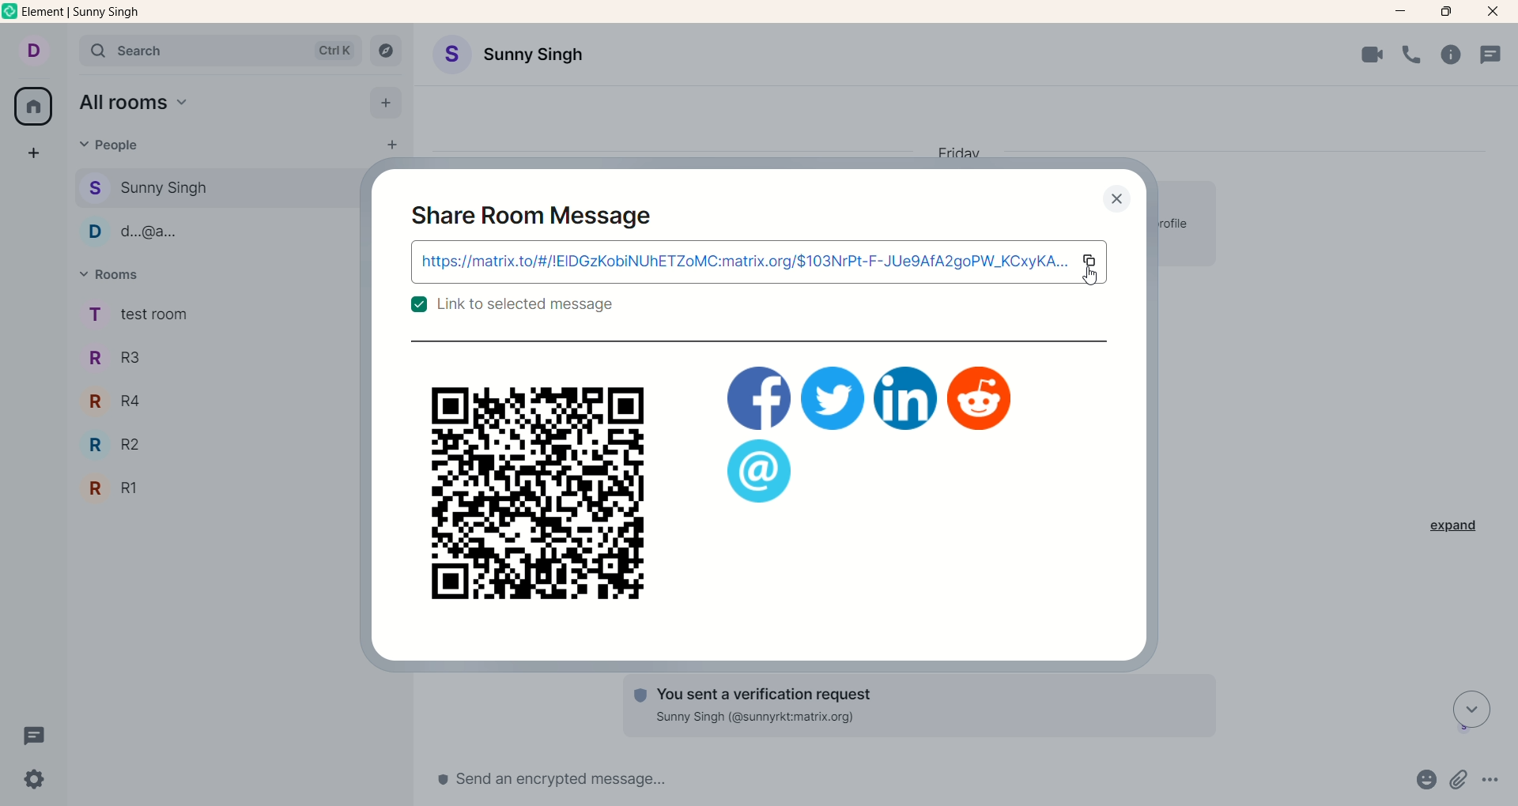 This screenshot has width=1518, height=806. Describe the element at coordinates (539, 221) in the screenshot. I see `share room message` at that location.